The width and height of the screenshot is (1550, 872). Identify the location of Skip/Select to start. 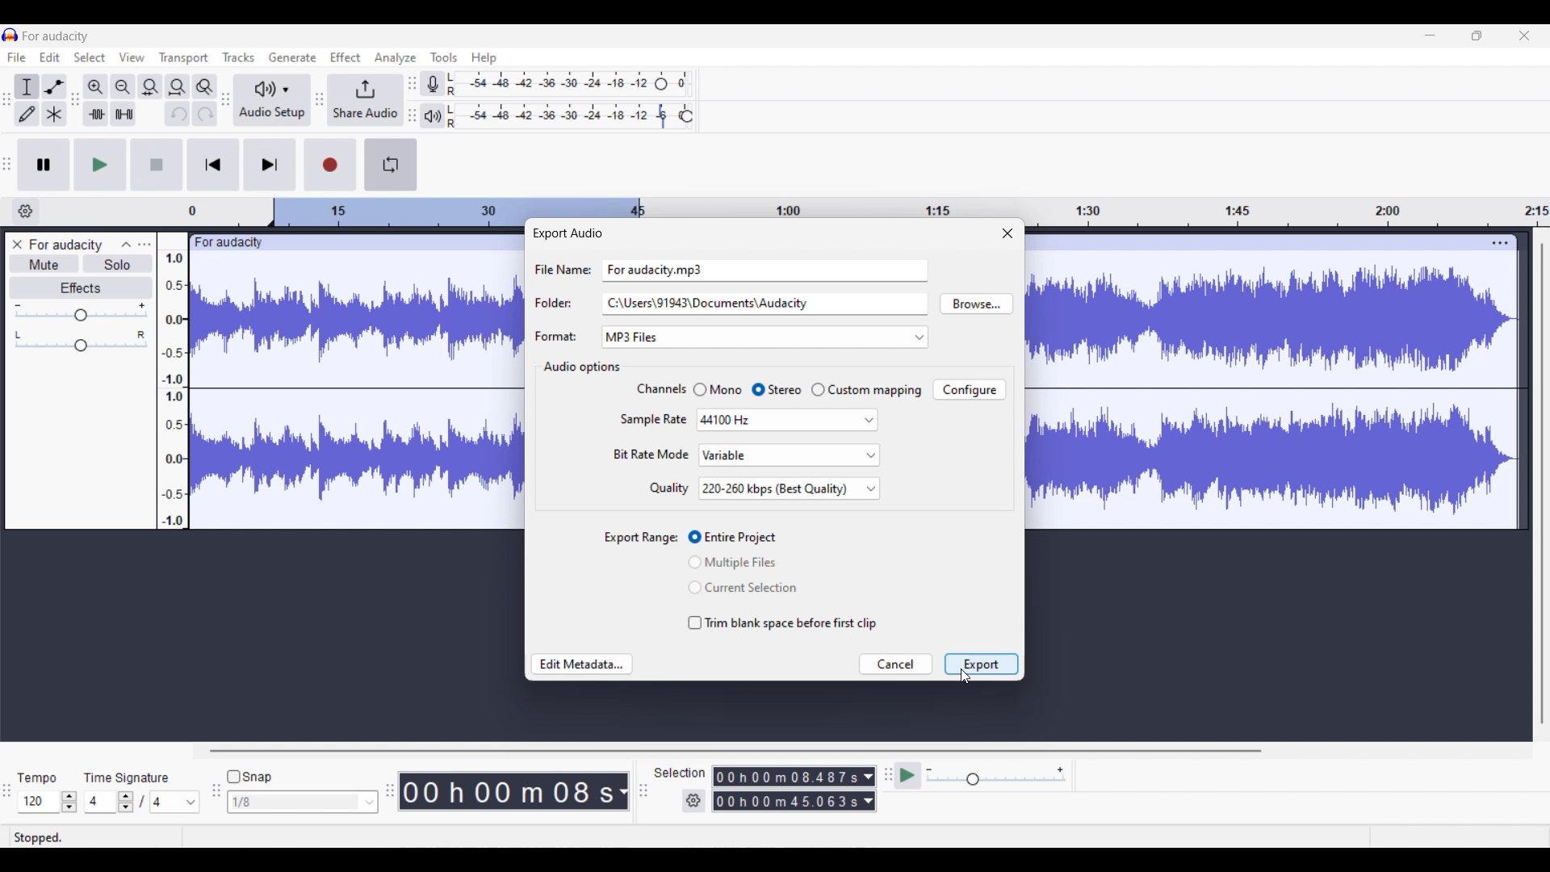
(213, 164).